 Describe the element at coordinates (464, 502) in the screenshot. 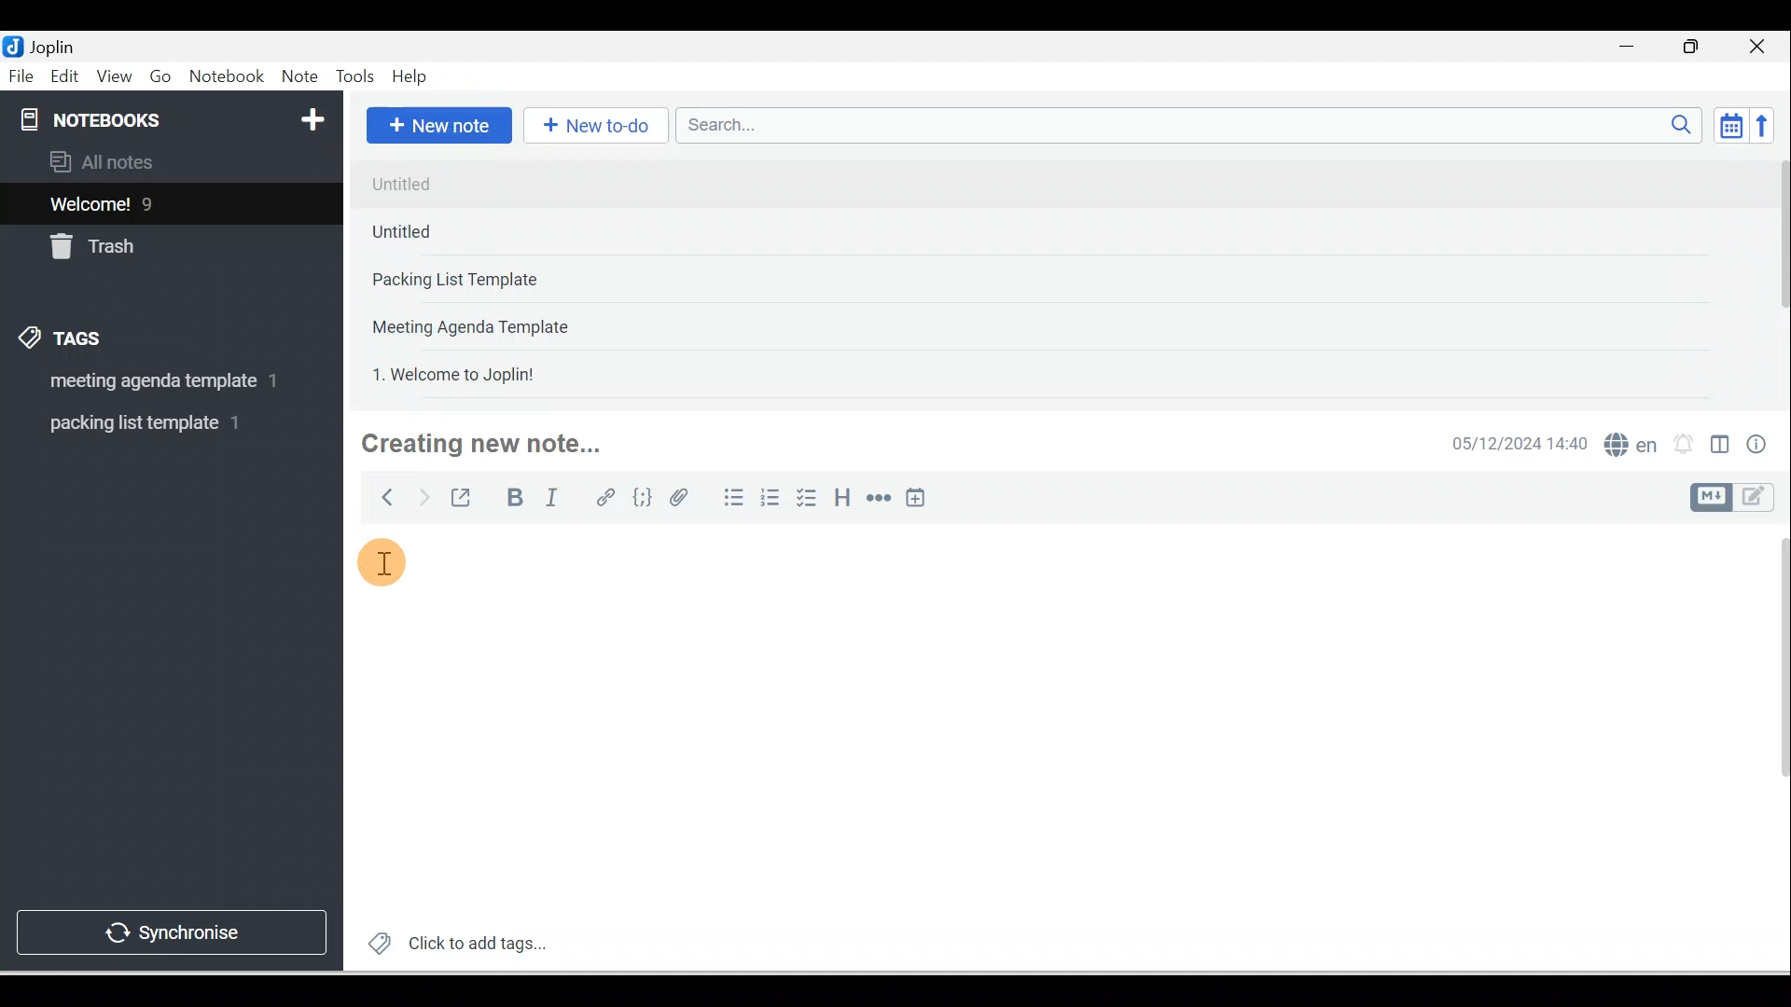

I see `Toggle external editing` at that location.